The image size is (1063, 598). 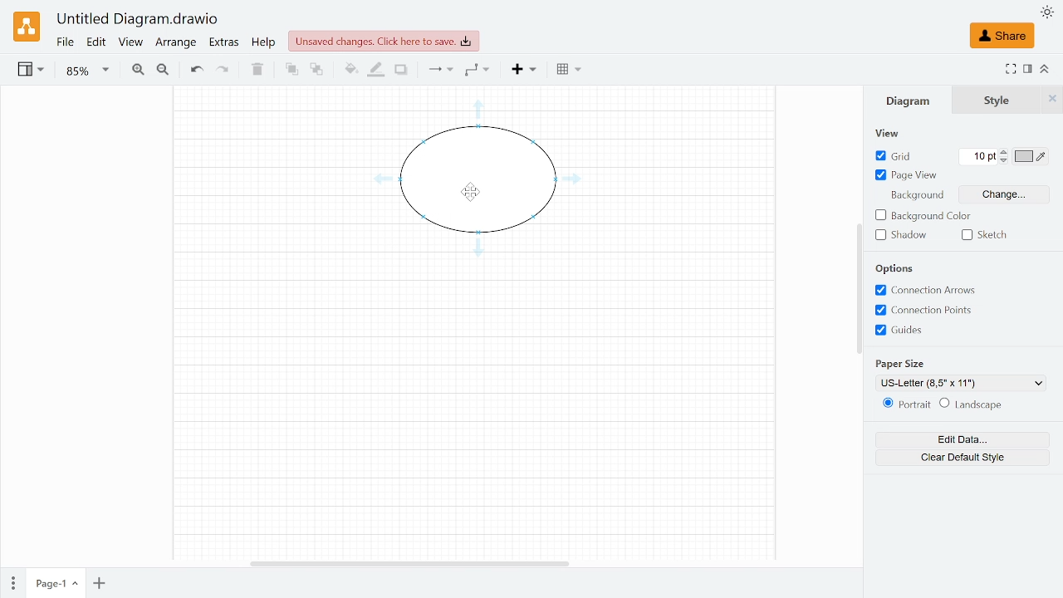 I want to click on Unsaved changes. Click here to save, so click(x=380, y=41).